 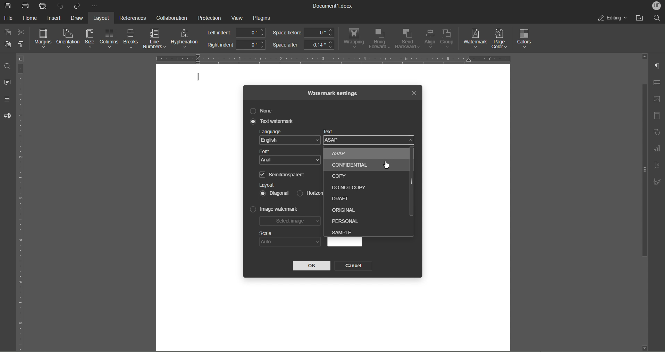 I want to click on Confidential, so click(x=352, y=165).